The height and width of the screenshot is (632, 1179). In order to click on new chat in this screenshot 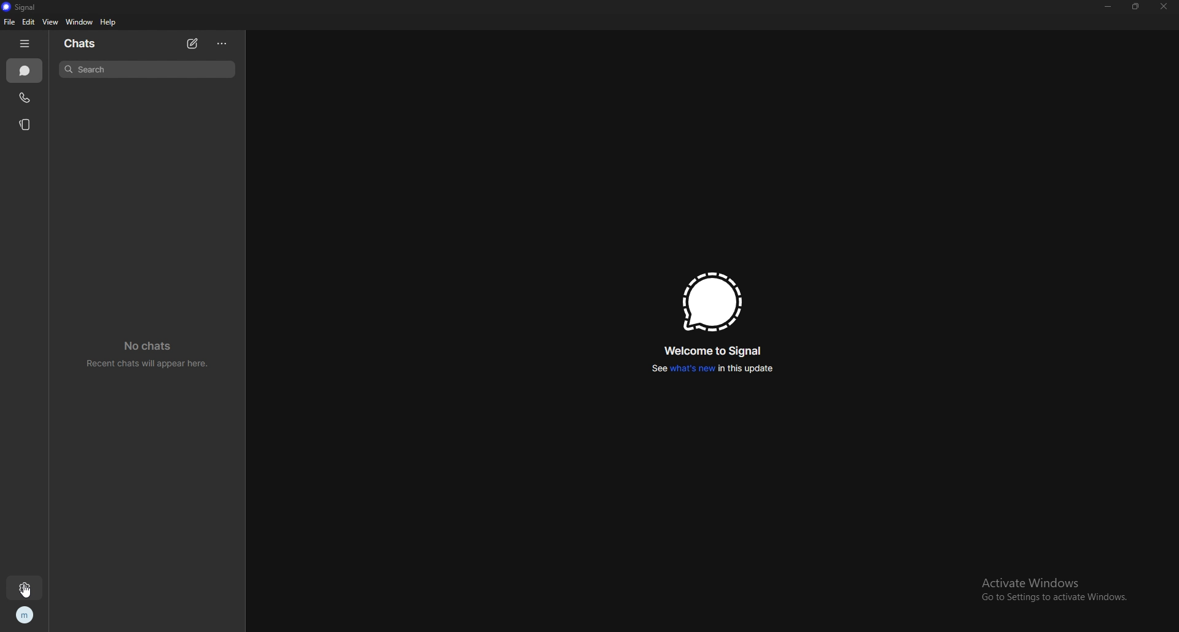, I will do `click(194, 44)`.